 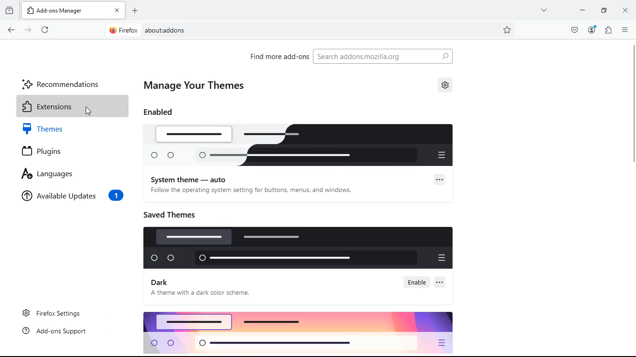 I want to click on recommendations, so click(x=64, y=82).